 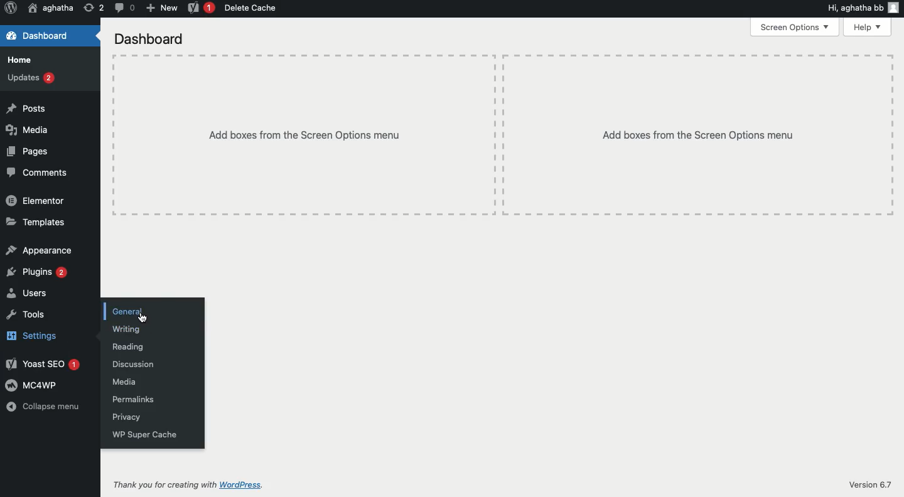 I want to click on Table line, so click(x=504, y=213).